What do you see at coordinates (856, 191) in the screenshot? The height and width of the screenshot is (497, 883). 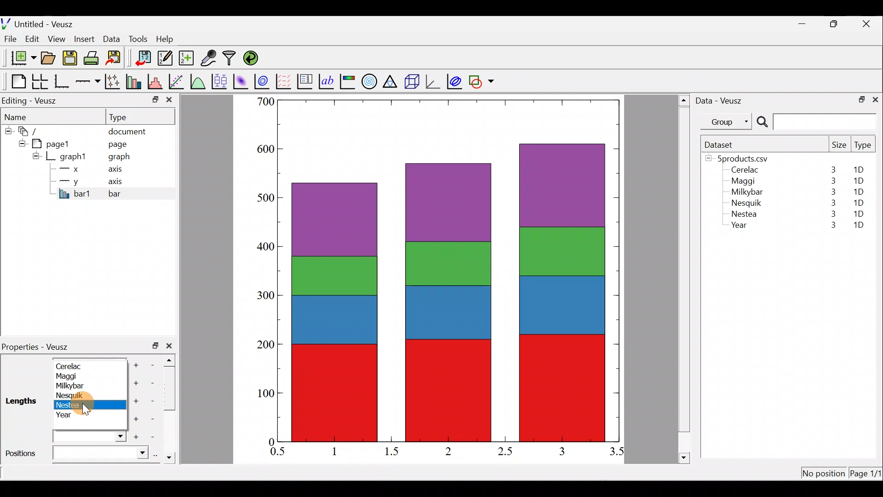 I see `1D` at bounding box center [856, 191].